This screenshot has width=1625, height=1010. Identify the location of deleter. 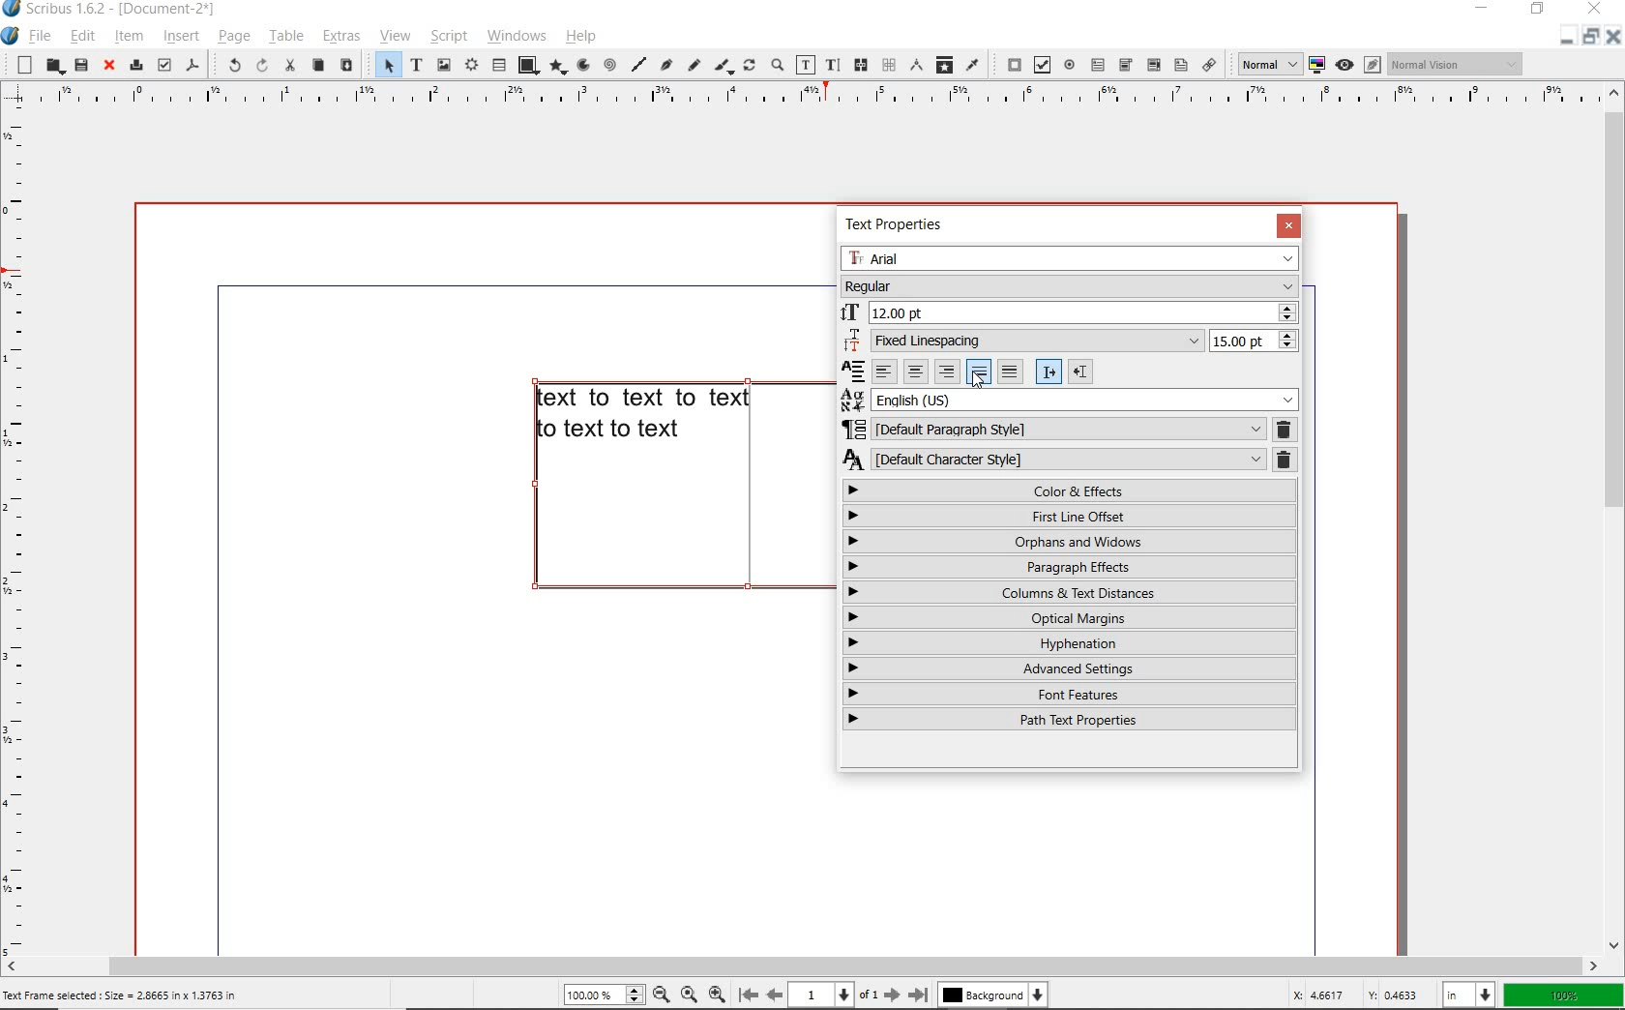
(1285, 461).